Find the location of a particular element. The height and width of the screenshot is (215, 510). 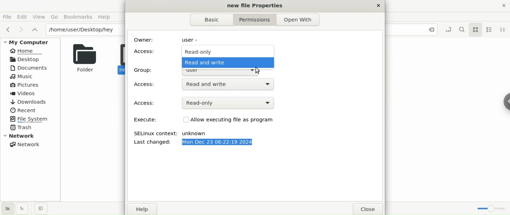

close is located at coordinates (379, 6).